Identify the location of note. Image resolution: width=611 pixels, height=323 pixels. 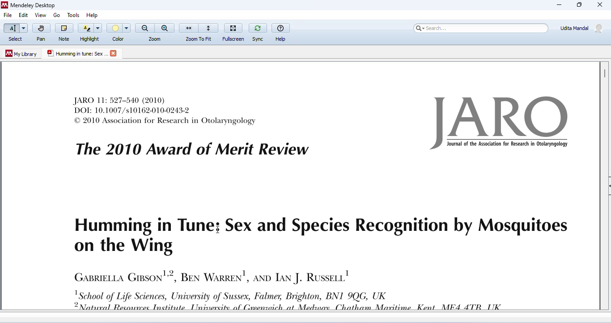
(64, 32).